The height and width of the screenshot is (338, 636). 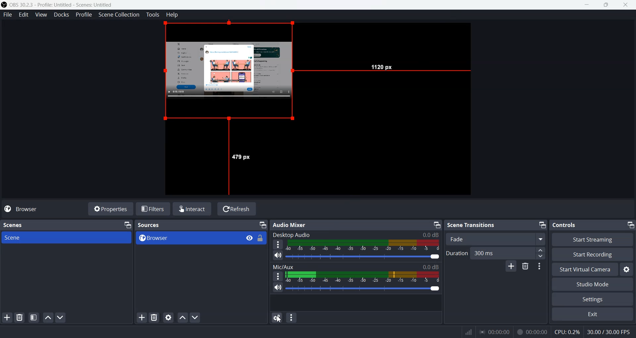 What do you see at coordinates (66, 238) in the screenshot?
I see `Scene` at bounding box center [66, 238].